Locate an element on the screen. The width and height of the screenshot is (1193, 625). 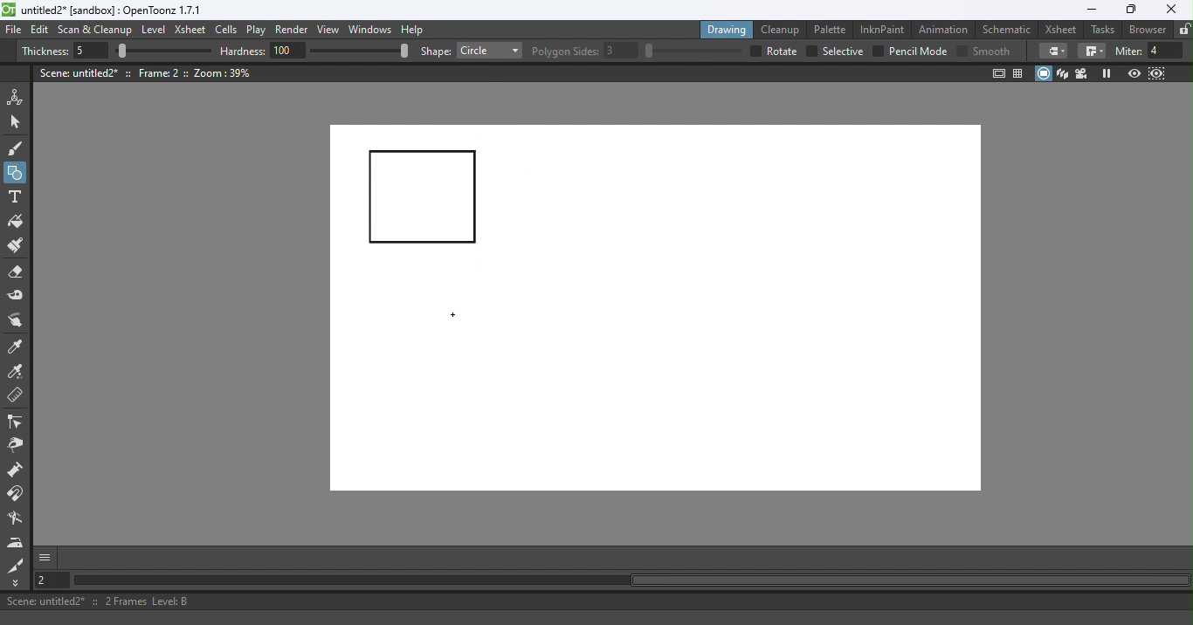
Cells is located at coordinates (229, 31).